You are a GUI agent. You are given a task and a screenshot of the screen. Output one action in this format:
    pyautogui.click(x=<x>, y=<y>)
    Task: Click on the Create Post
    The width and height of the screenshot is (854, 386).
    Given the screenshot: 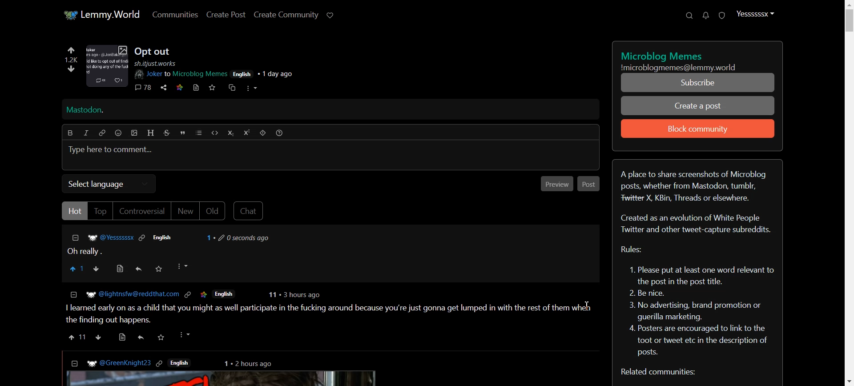 What is the action you would take?
    pyautogui.click(x=226, y=14)
    